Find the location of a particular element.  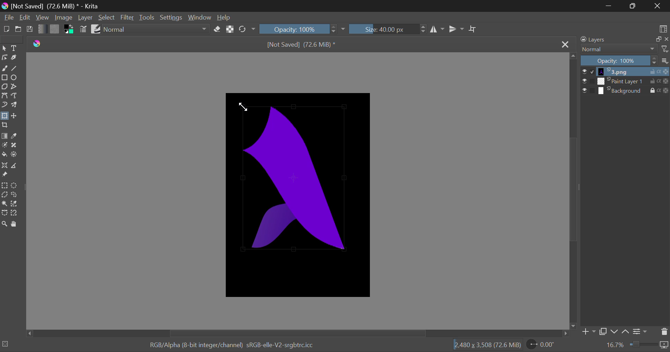

Bezier Curve Selection is located at coordinates (5, 213).